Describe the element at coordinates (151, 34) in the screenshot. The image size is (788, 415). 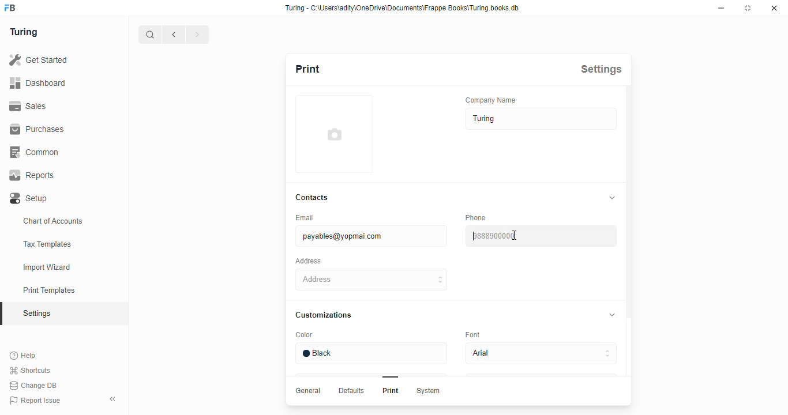
I see `search ` at that location.